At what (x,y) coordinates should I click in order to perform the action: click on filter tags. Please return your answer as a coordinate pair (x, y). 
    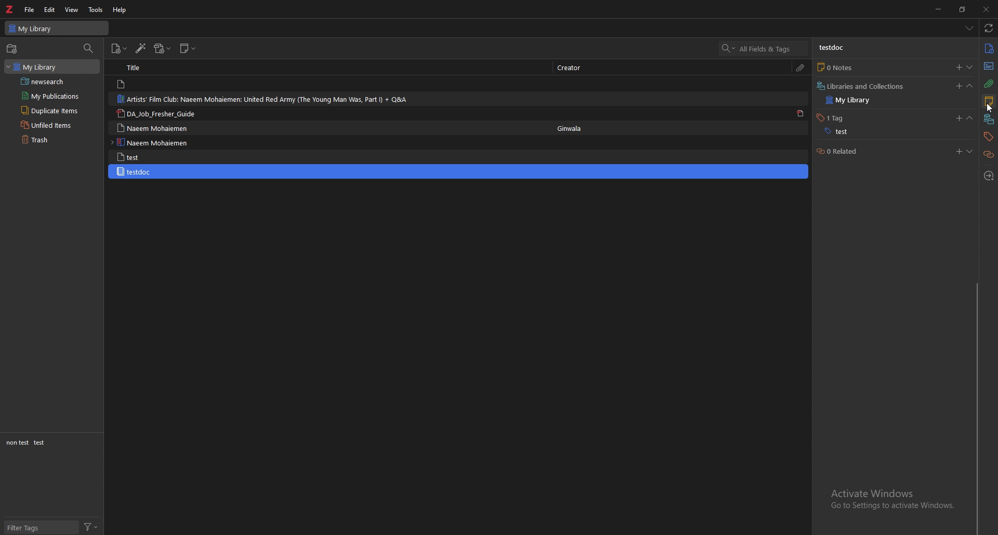
    Looking at the image, I should click on (41, 527).